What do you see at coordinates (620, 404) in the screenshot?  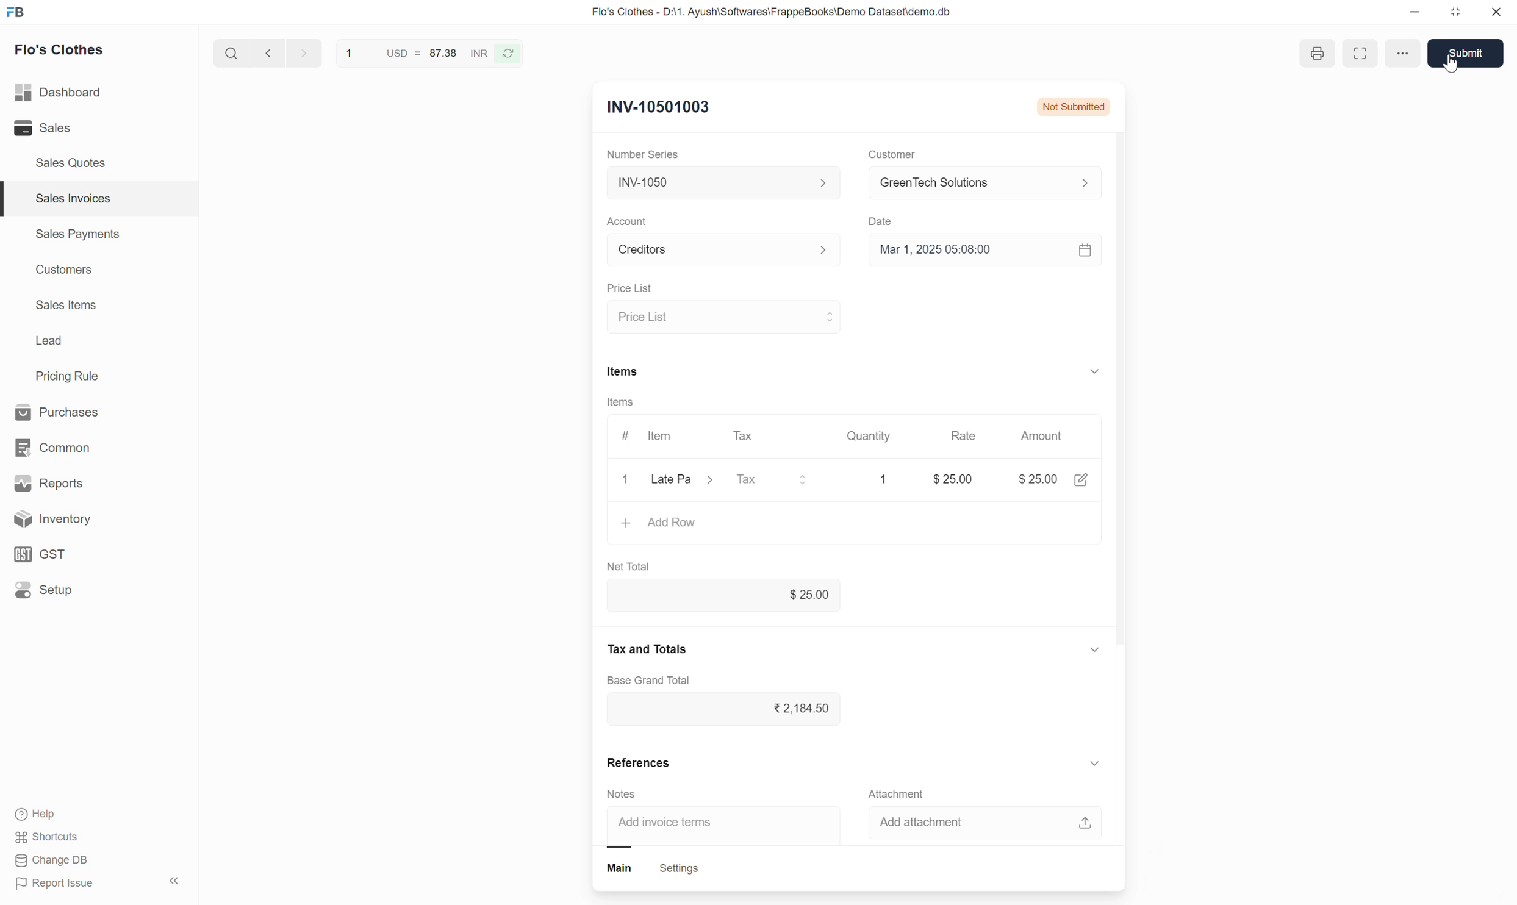 I see `Items` at bounding box center [620, 404].